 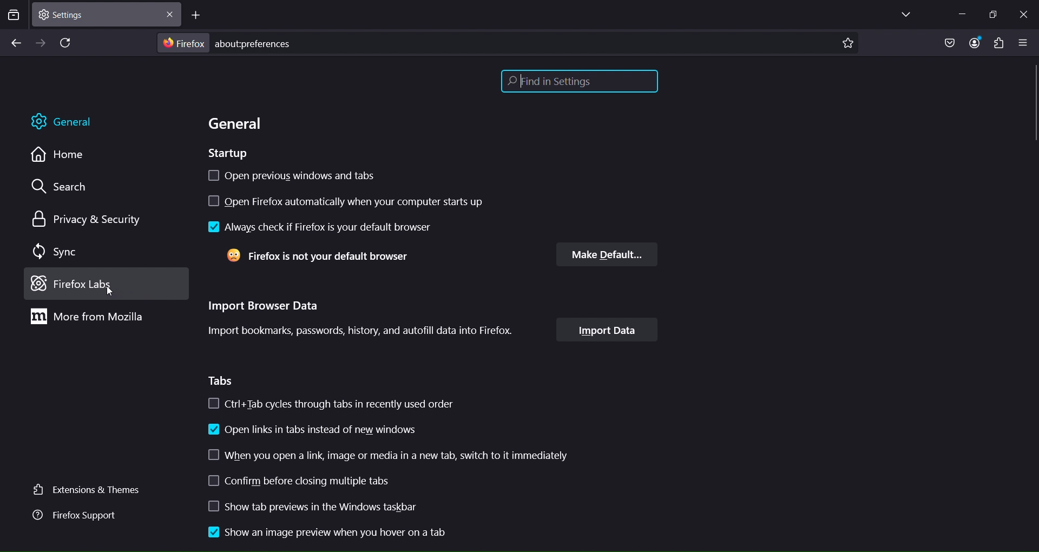 I want to click on always check if firefox is ur default browser, so click(x=319, y=226).